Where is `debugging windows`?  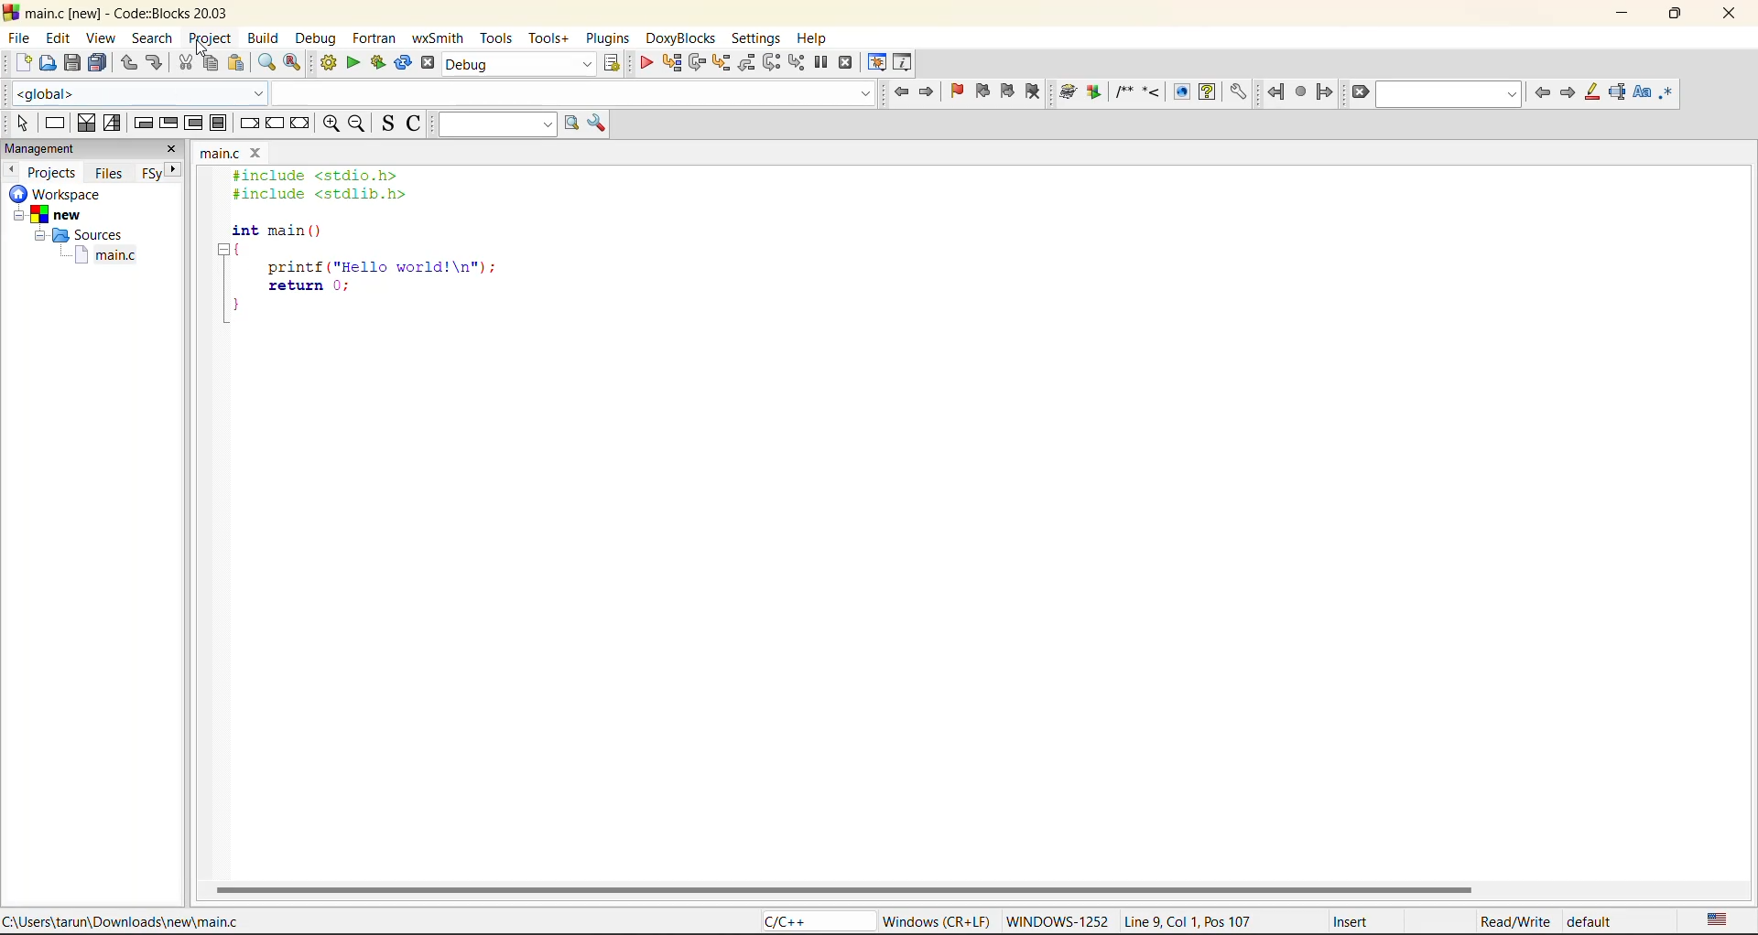
debugging windows is located at coordinates (876, 63).